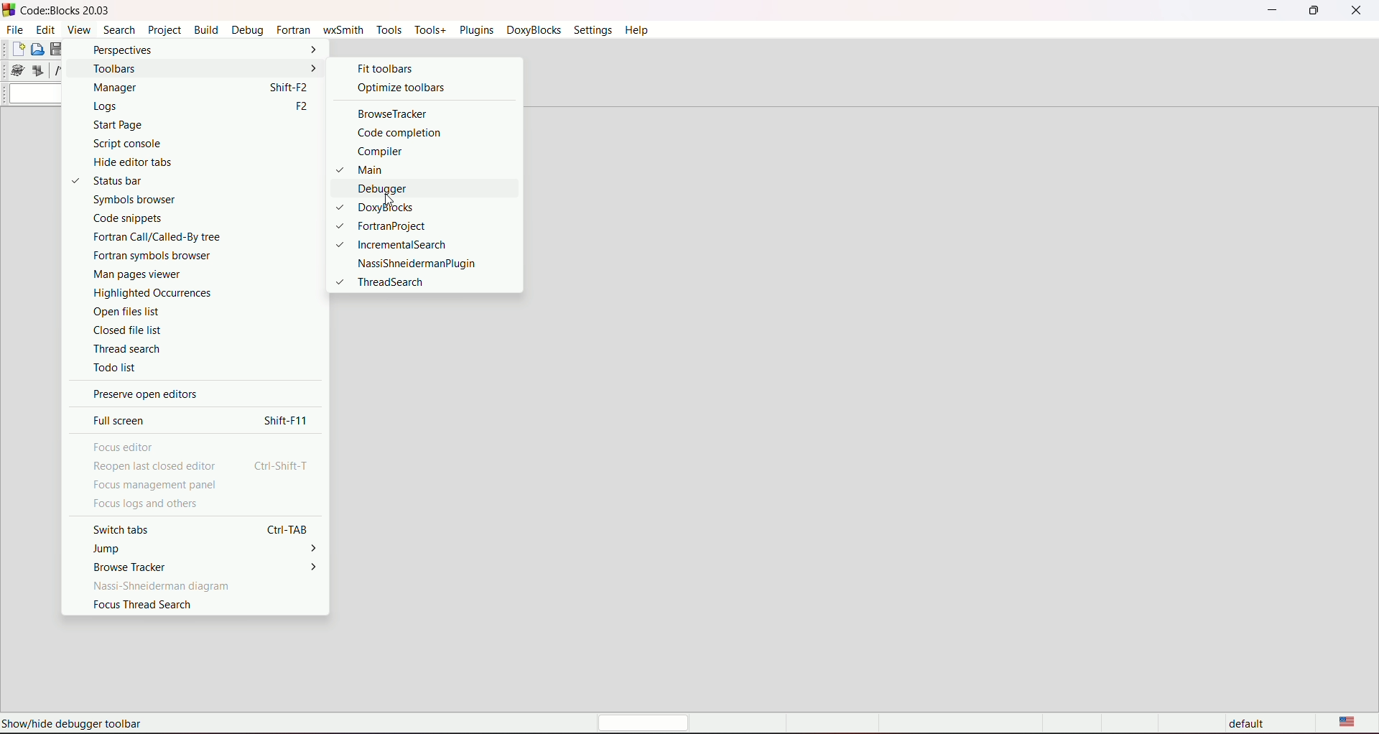  Describe the element at coordinates (180, 218) in the screenshot. I see `code snippets` at that location.